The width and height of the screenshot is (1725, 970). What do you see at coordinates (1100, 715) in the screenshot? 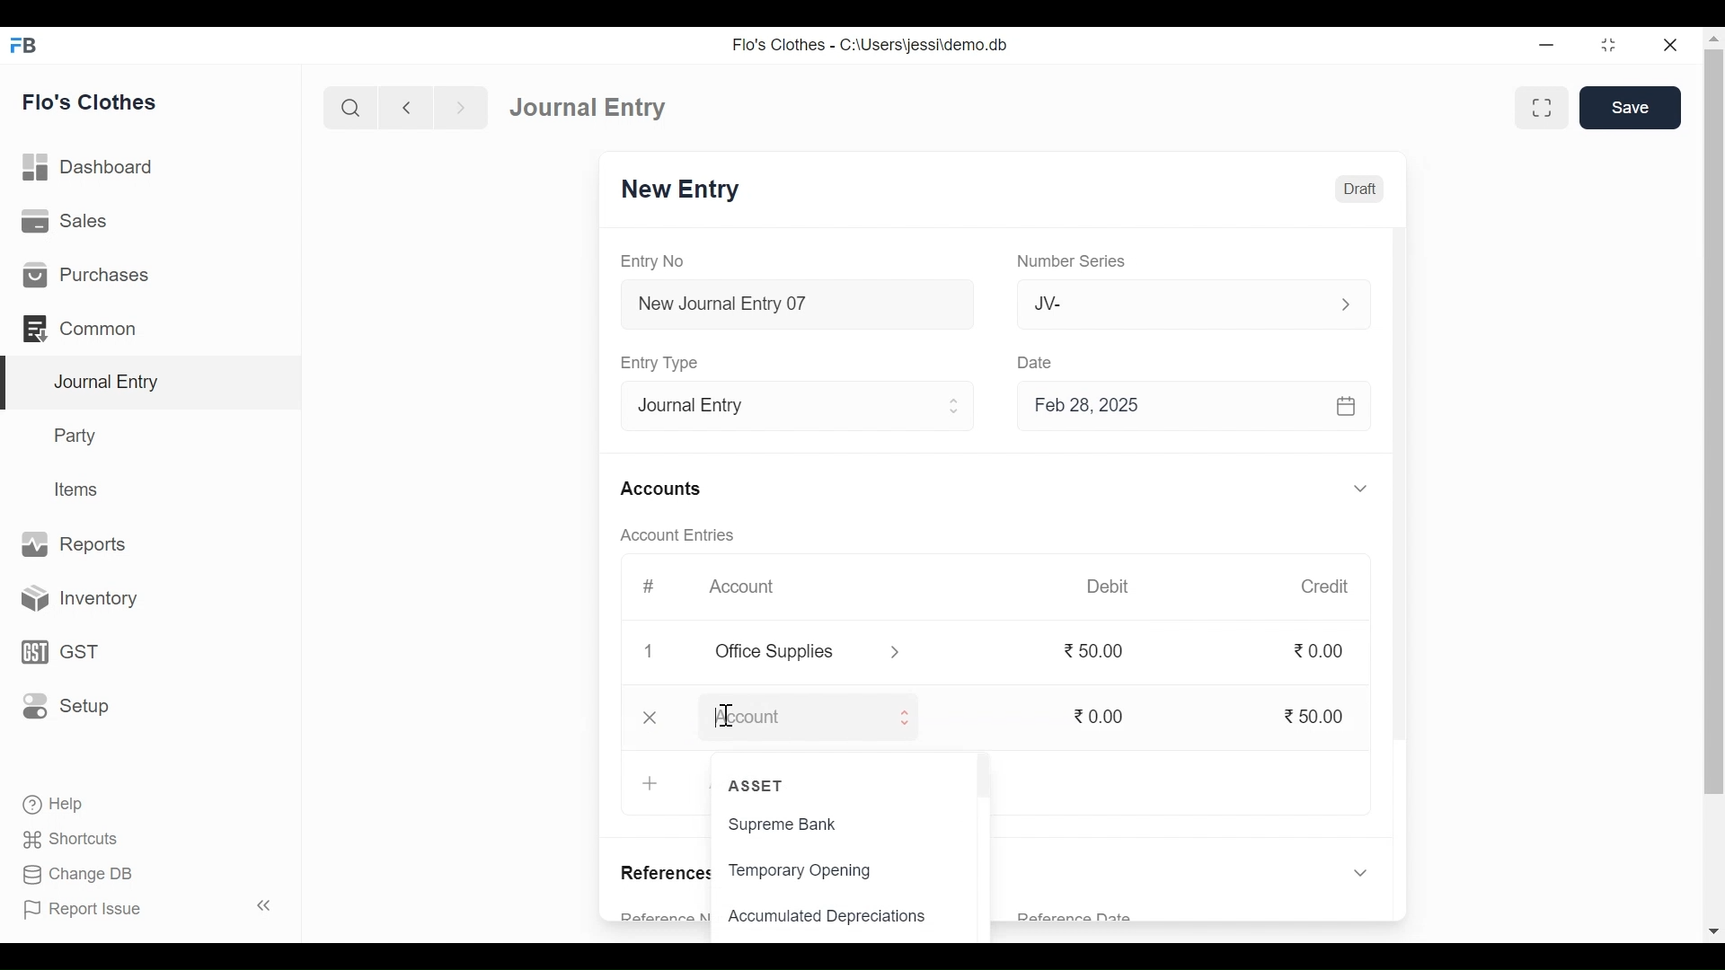
I see `0.00` at bounding box center [1100, 715].